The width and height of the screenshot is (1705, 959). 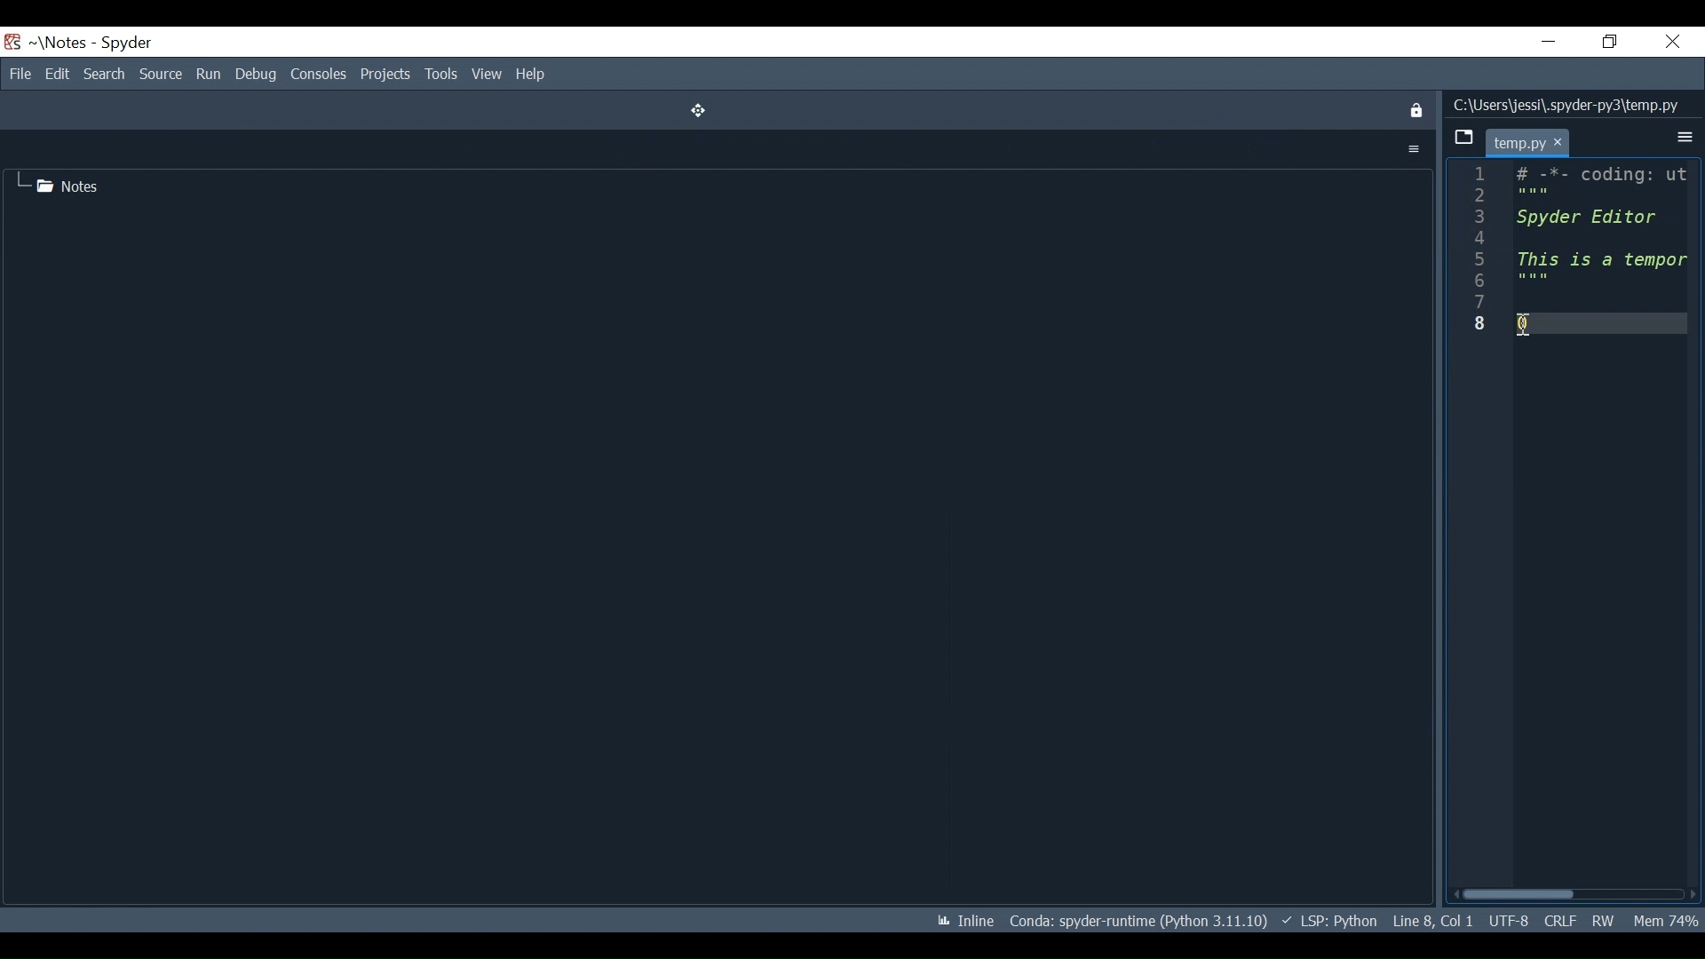 I want to click on Move, so click(x=693, y=110).